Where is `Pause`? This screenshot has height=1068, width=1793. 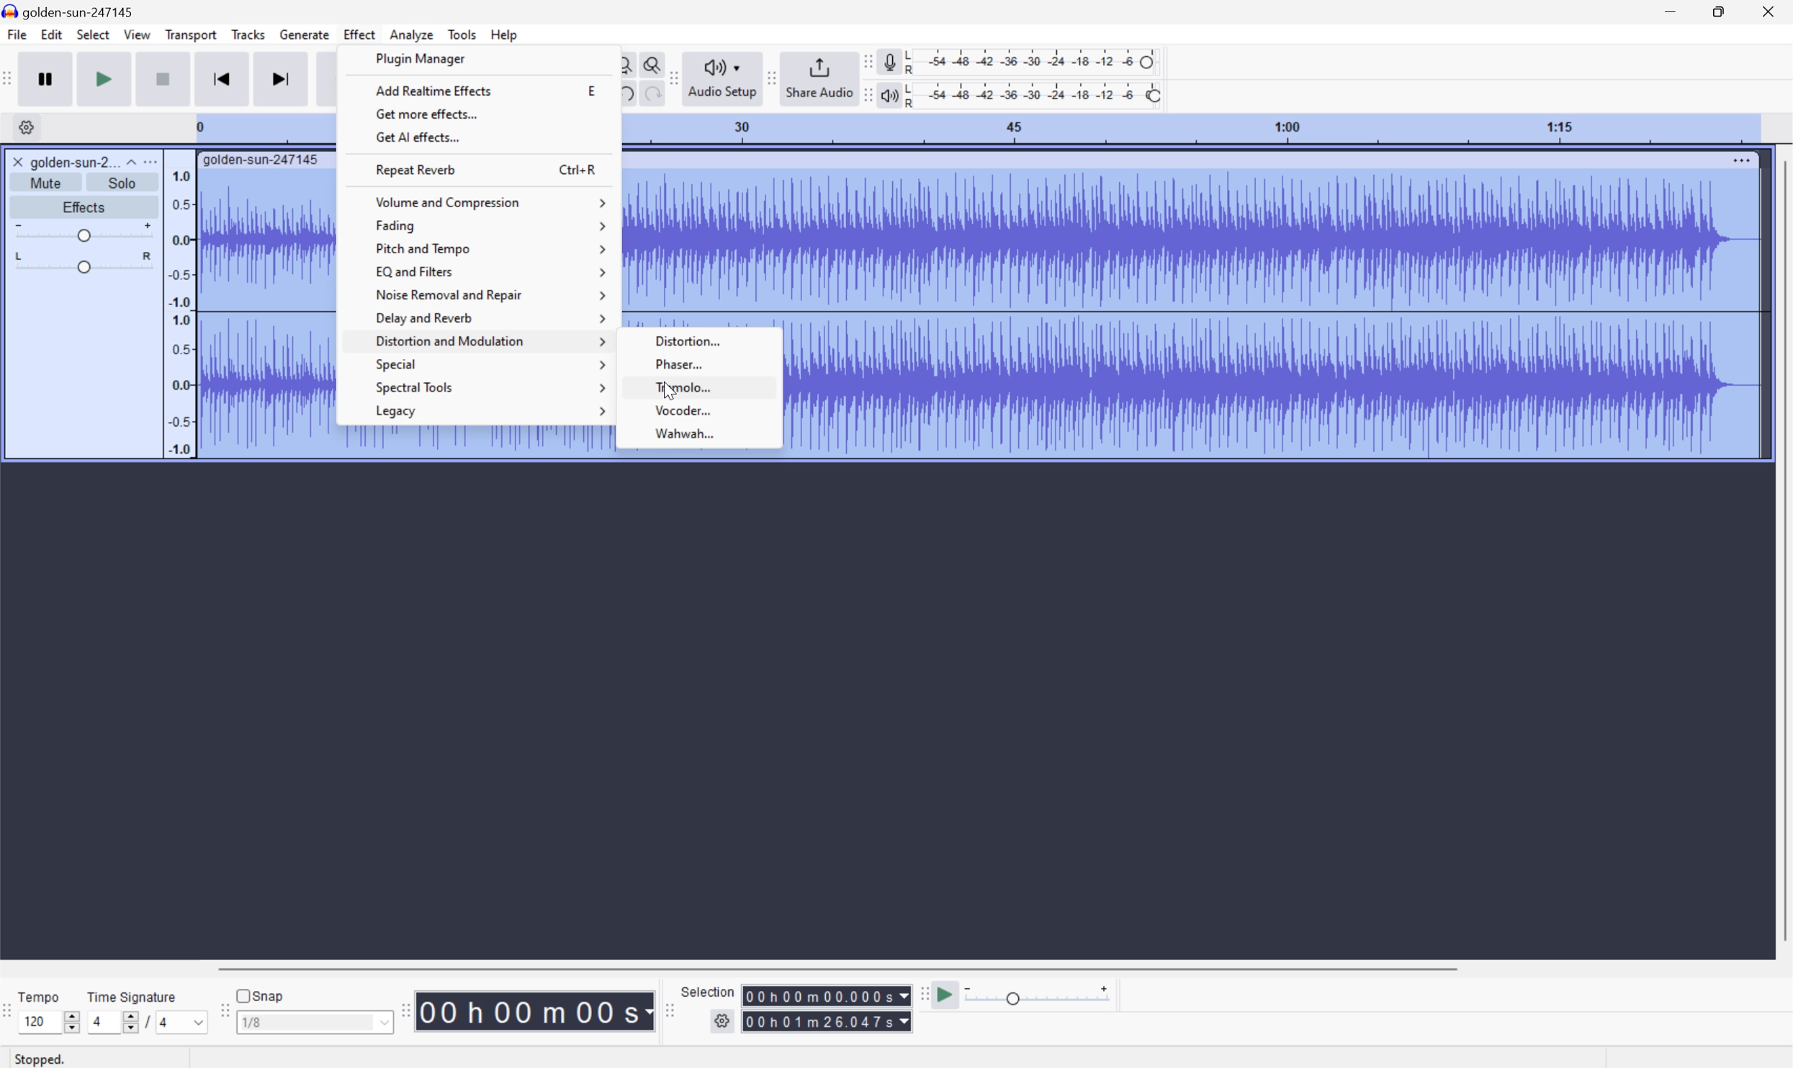
Pause is located at coordinates (48, 78).